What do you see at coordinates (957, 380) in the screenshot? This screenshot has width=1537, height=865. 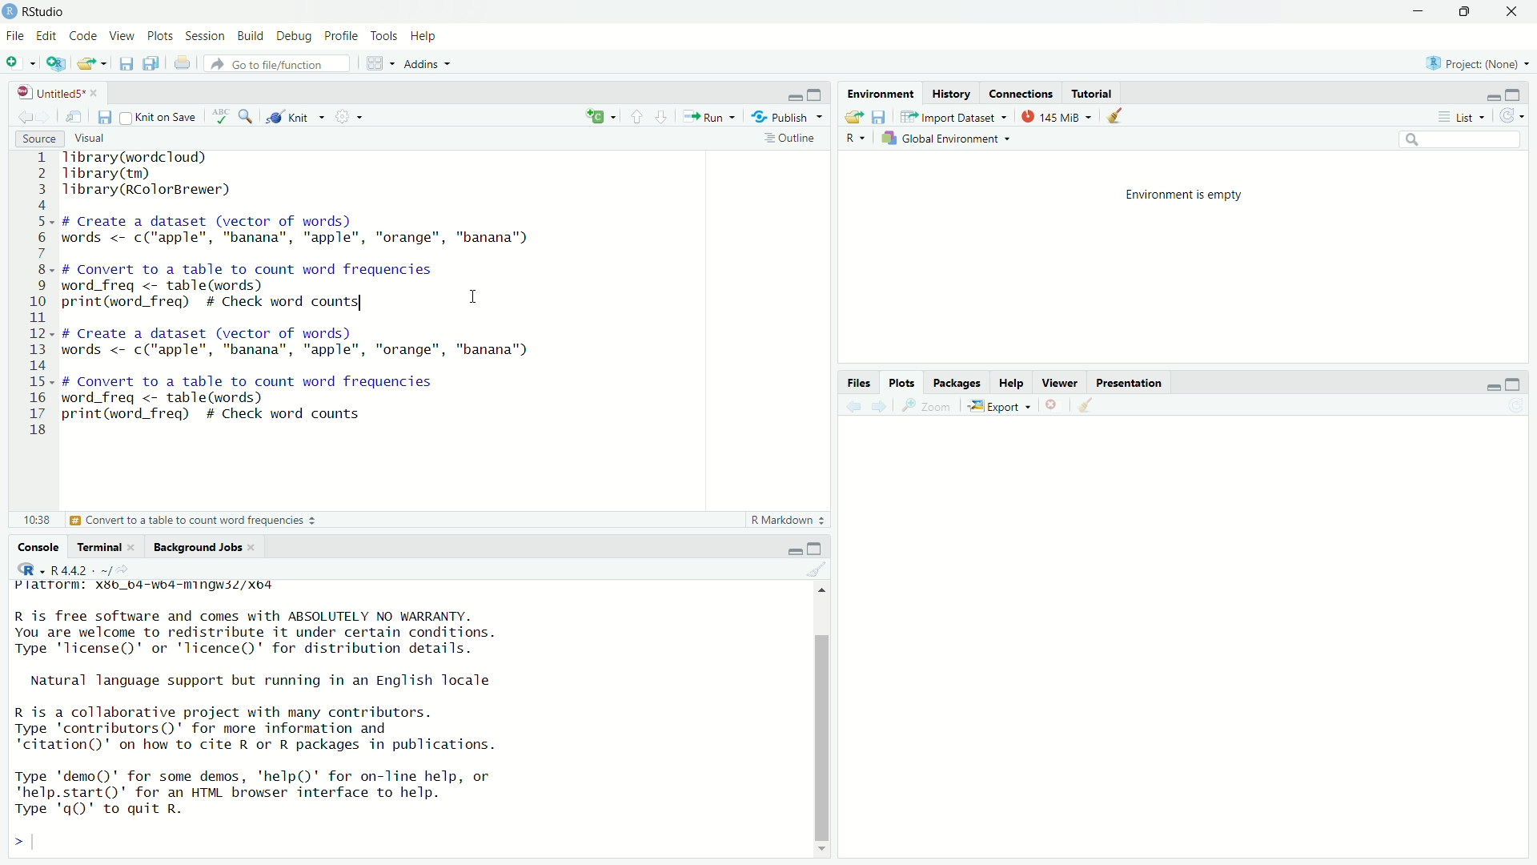 I see `Packages` at bounding box center [957, 380].